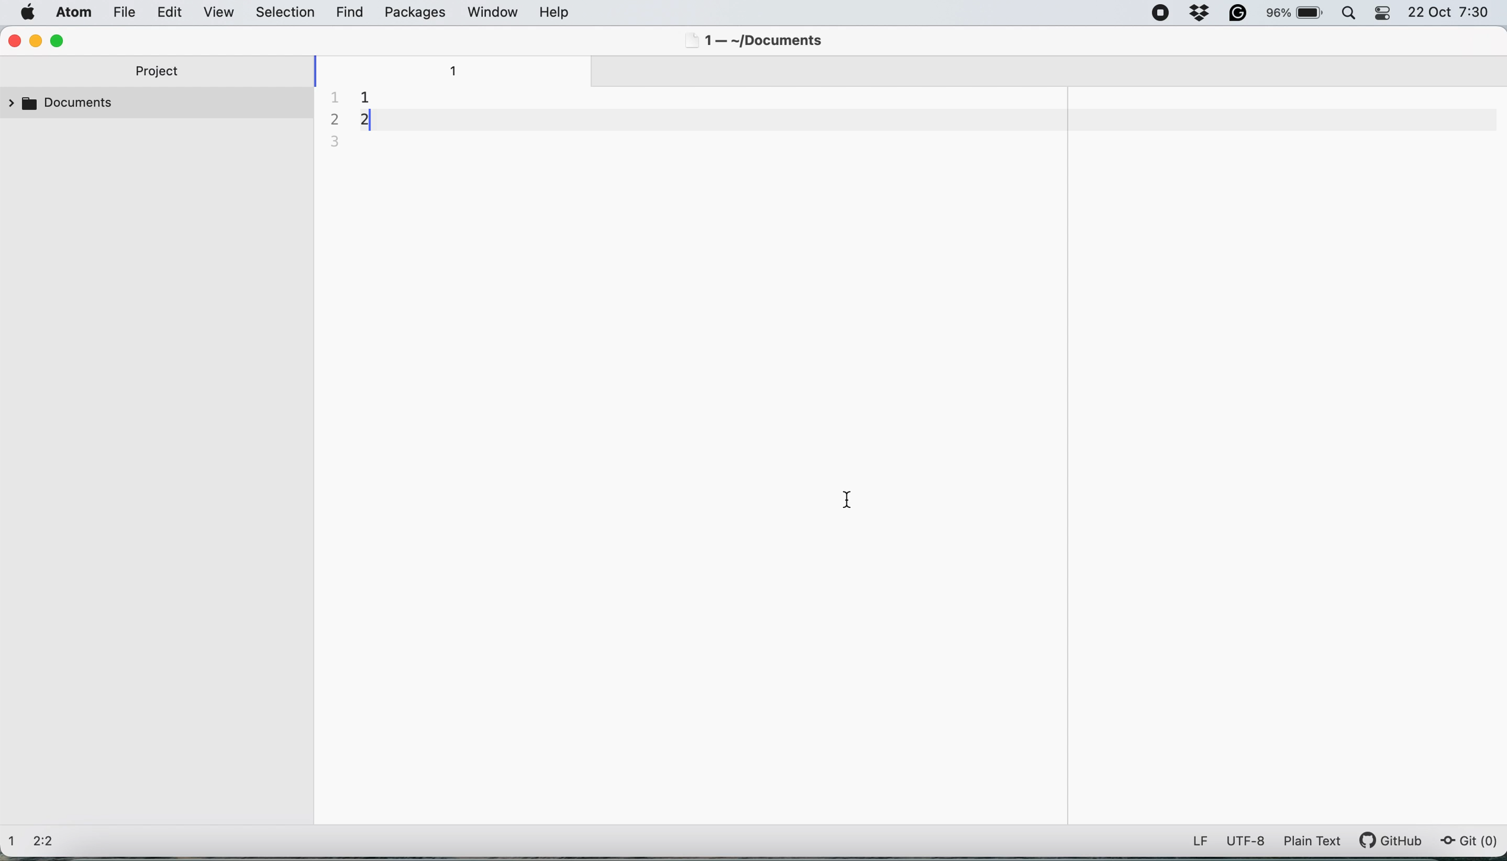 The image size is (1507, 861). I want to click on close, so click(14, 41).